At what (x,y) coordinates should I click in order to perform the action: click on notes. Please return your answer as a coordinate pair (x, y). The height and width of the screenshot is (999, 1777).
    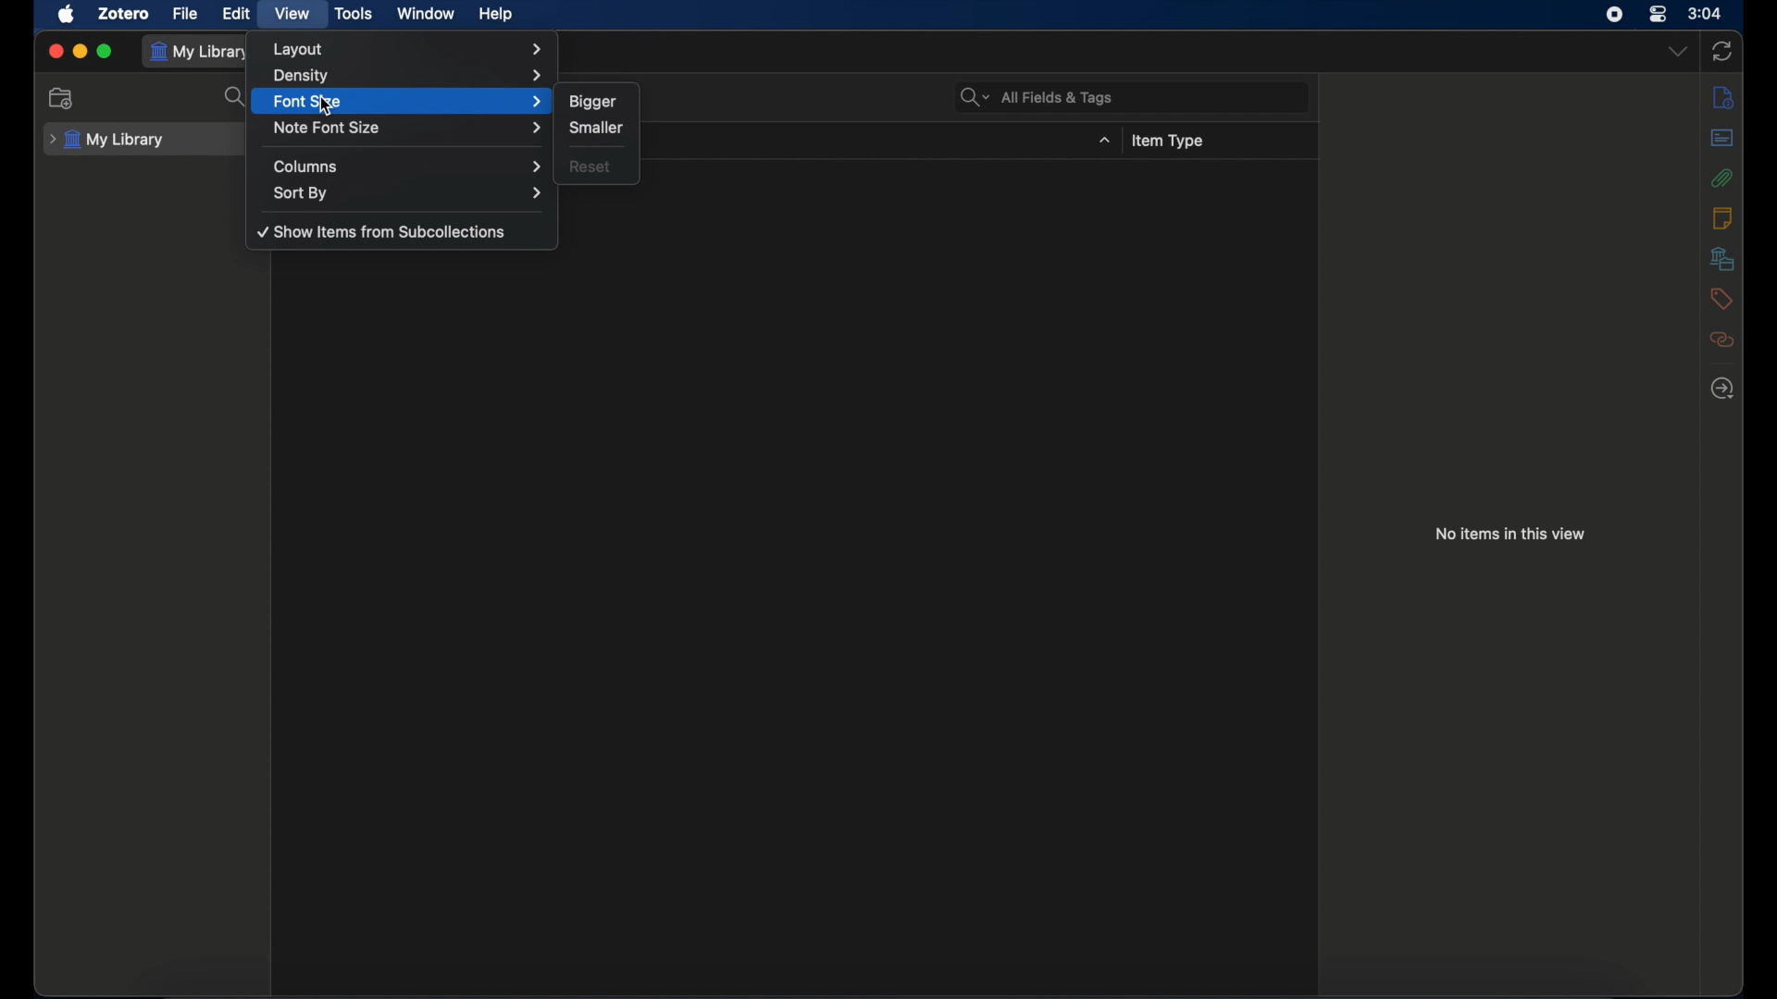
    Looking at the image, I should click on (1722, 217).